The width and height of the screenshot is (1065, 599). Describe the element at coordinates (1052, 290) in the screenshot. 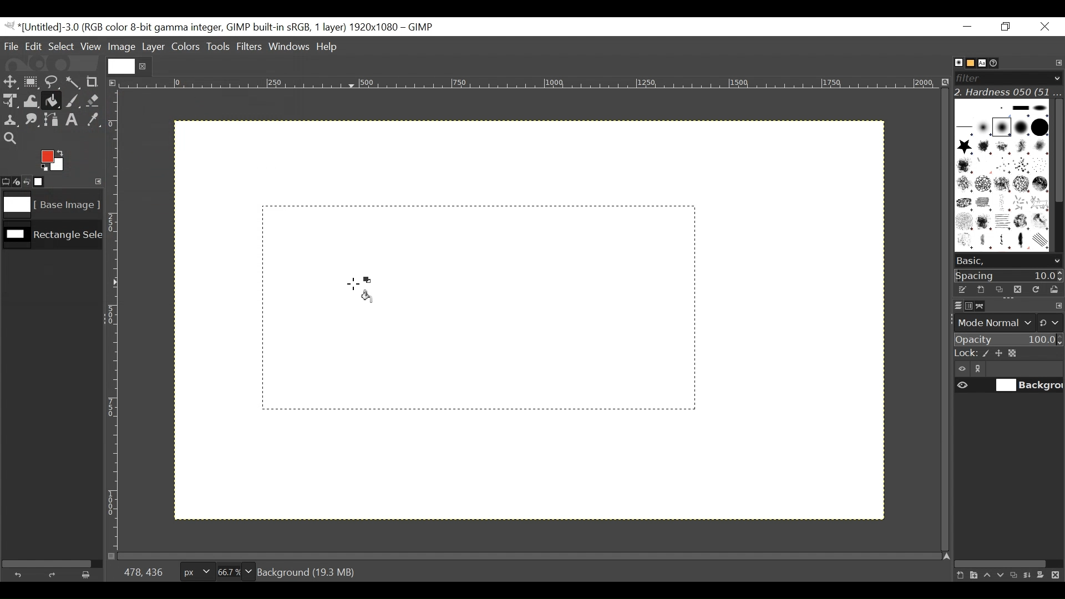

I see `Open` at that location.